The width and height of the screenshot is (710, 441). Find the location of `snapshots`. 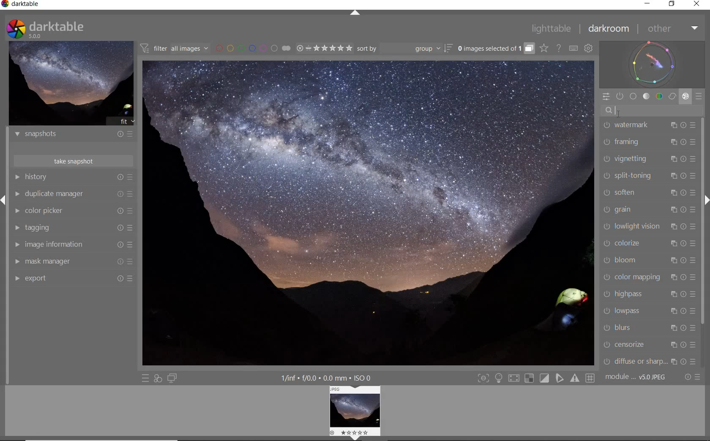

snapshots is located at coordinates (57, 133).